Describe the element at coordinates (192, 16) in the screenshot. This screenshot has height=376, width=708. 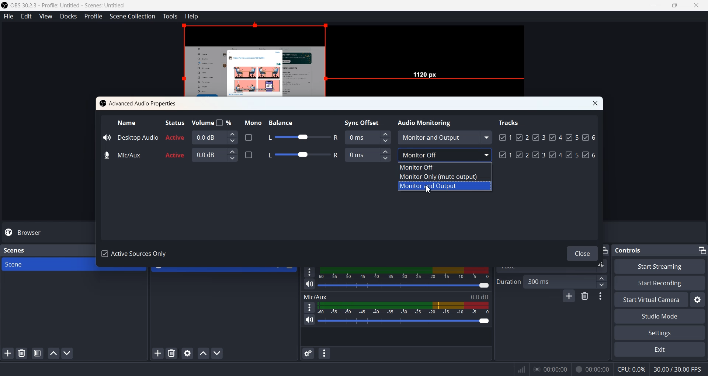
I see `Help` at that location.